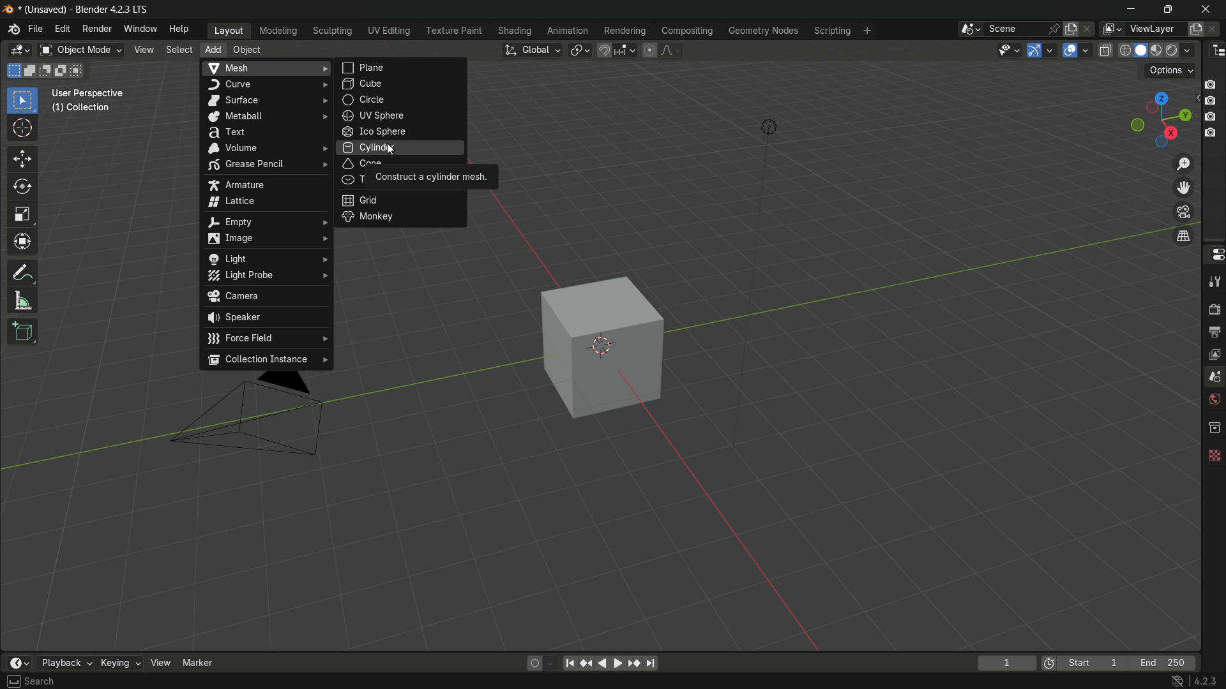  What do you see at coordinates (1209, 133) in the screenshot?
I see `capture` at bounding box center [1209, 133].